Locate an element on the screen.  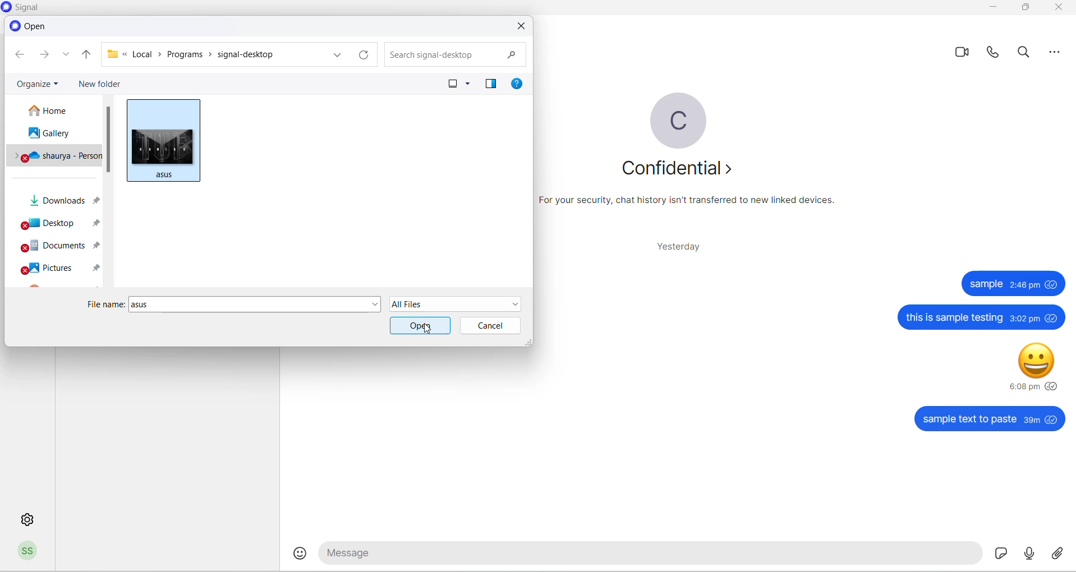
desktops is located at coordinates (57, 225).